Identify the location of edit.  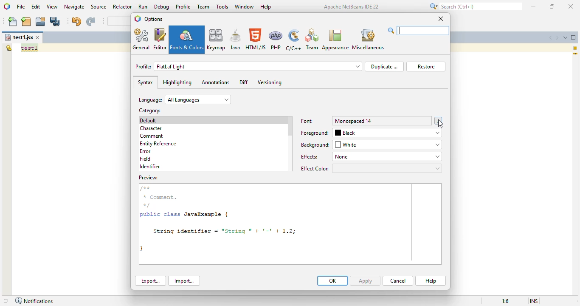
(36, 6).